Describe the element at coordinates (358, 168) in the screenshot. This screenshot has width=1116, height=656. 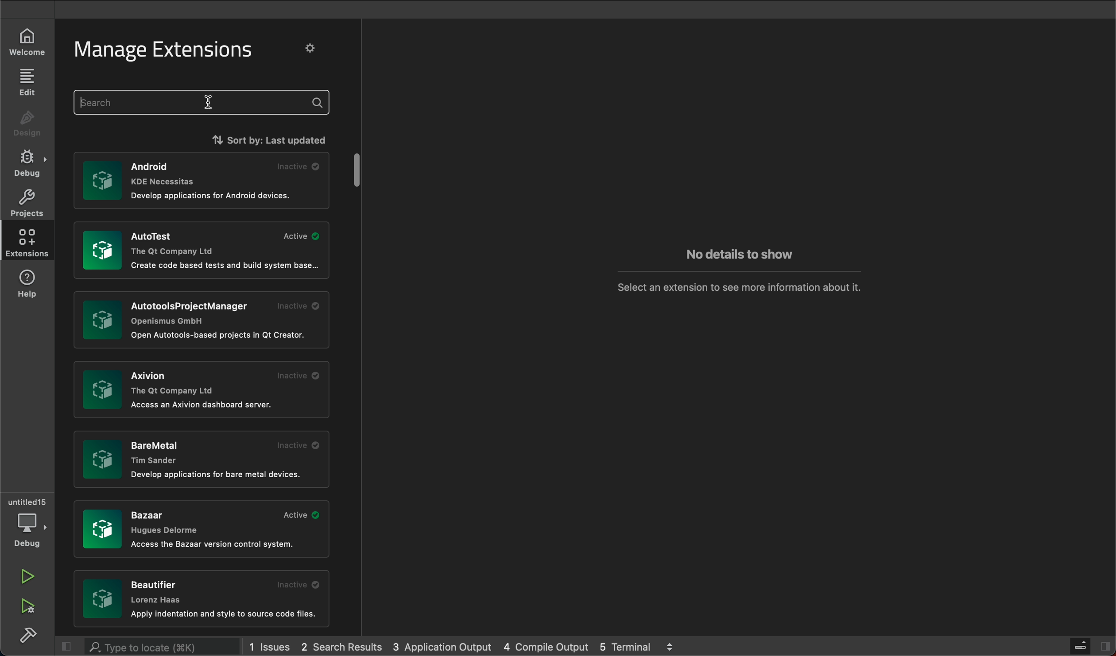
I see `scrollbar` at that location.